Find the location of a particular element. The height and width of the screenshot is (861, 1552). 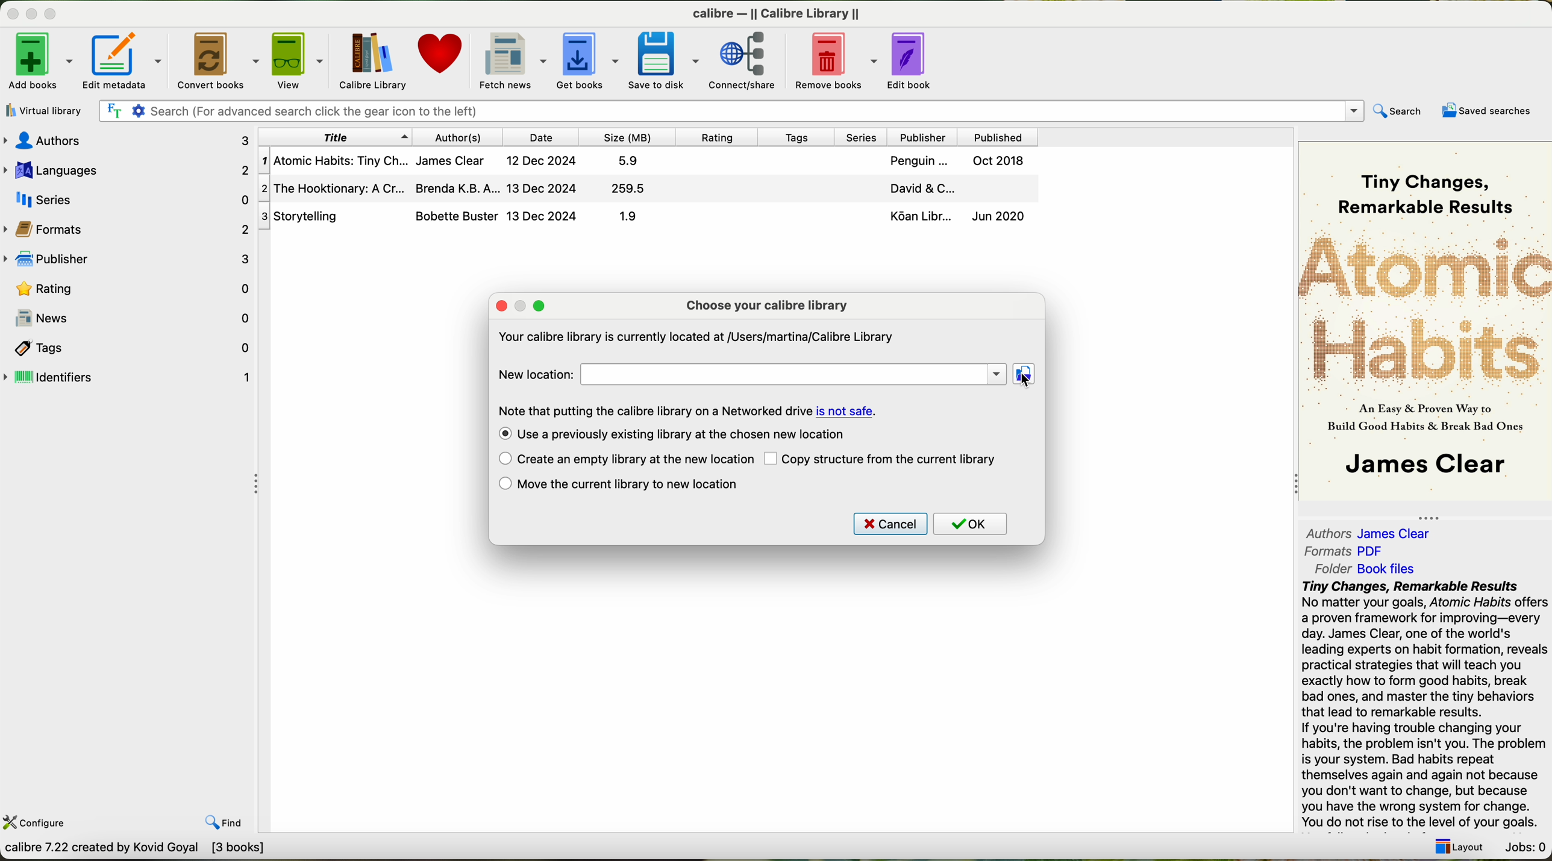

rating is located at coordinates (721, 137).